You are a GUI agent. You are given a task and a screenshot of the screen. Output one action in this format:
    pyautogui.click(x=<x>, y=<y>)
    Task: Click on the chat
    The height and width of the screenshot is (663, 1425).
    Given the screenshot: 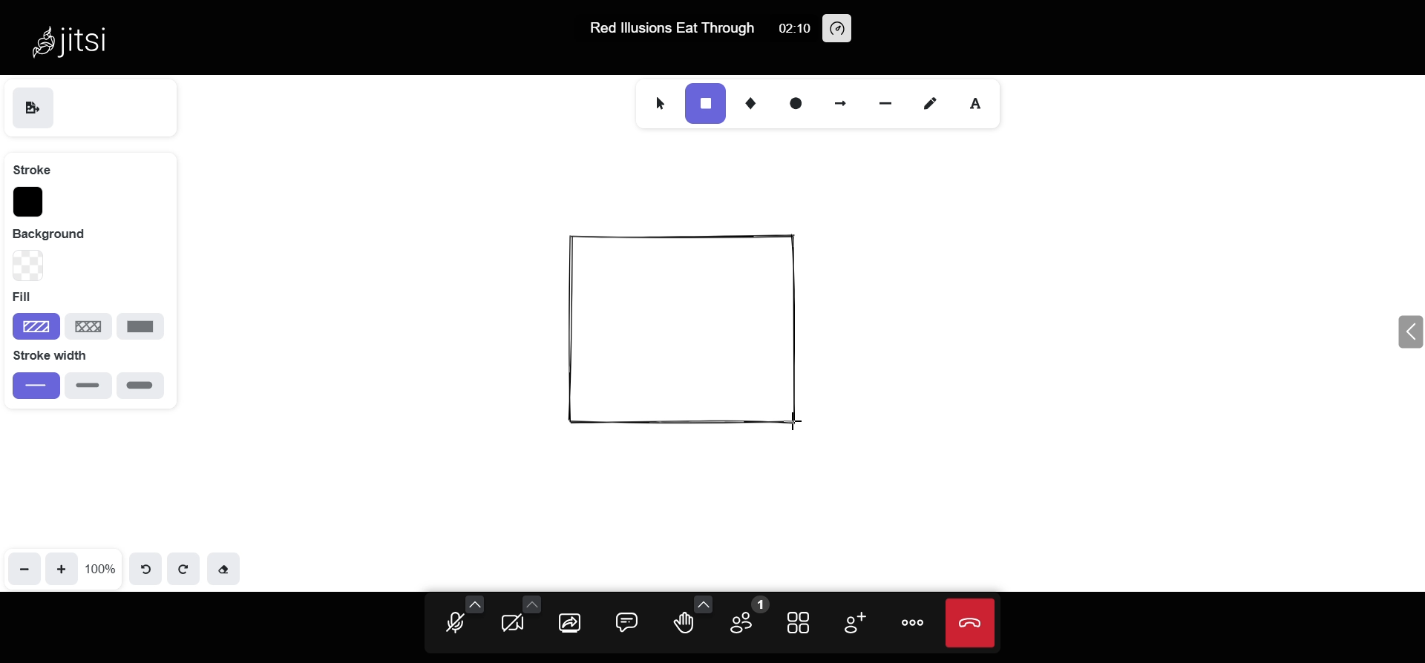 What is the action you would take?
    pyautogui.click(x=627, y=621)
    